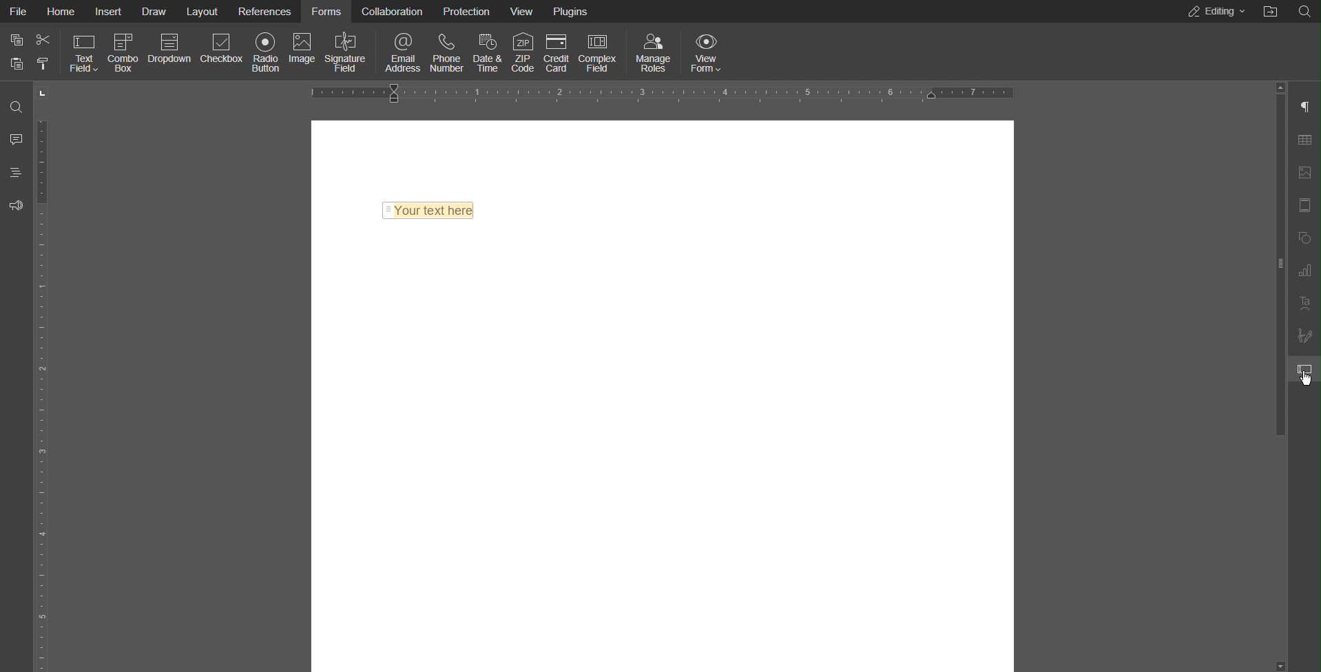 This screenshot has height=672, width=1321. What do you see at coordinates (653, 50) in the screenshot?
I see `Manage Roles` at bounding box center [653, 50].